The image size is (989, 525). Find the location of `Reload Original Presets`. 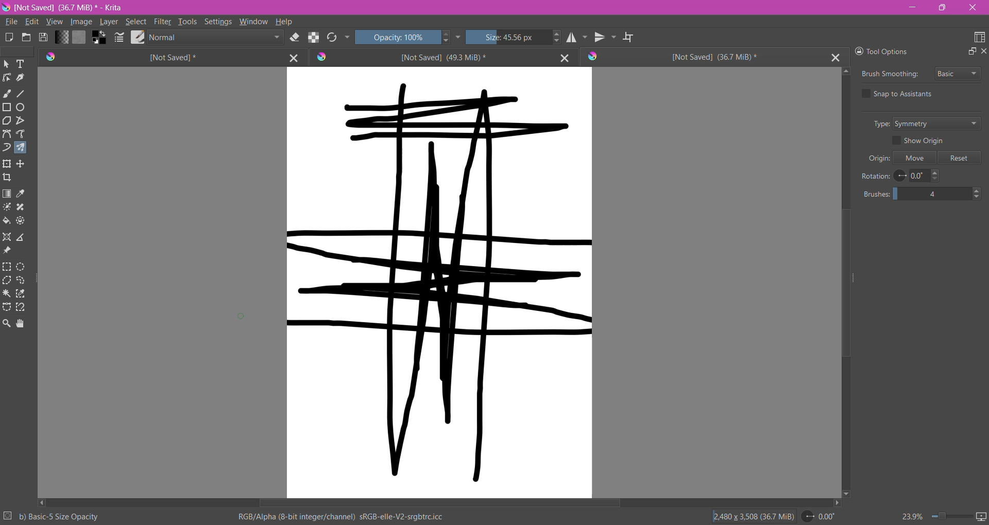

Reload Original Presets is located at coordinates (331, 38).